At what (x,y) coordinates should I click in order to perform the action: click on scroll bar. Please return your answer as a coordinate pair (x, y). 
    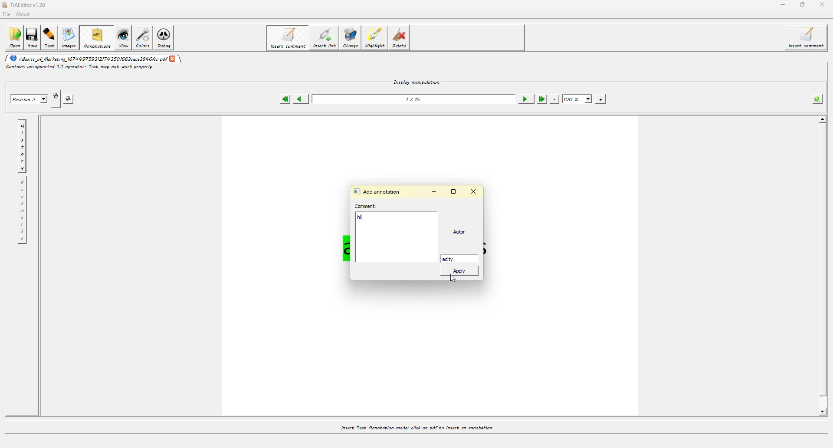
    Looking at the image, I should click on (824, 270).